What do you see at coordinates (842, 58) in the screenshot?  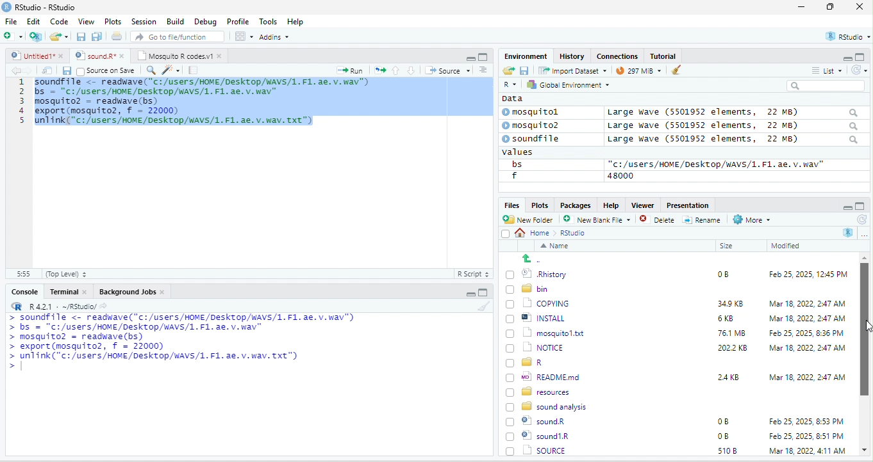 I see `minimize` at bounding box center [842, 58].